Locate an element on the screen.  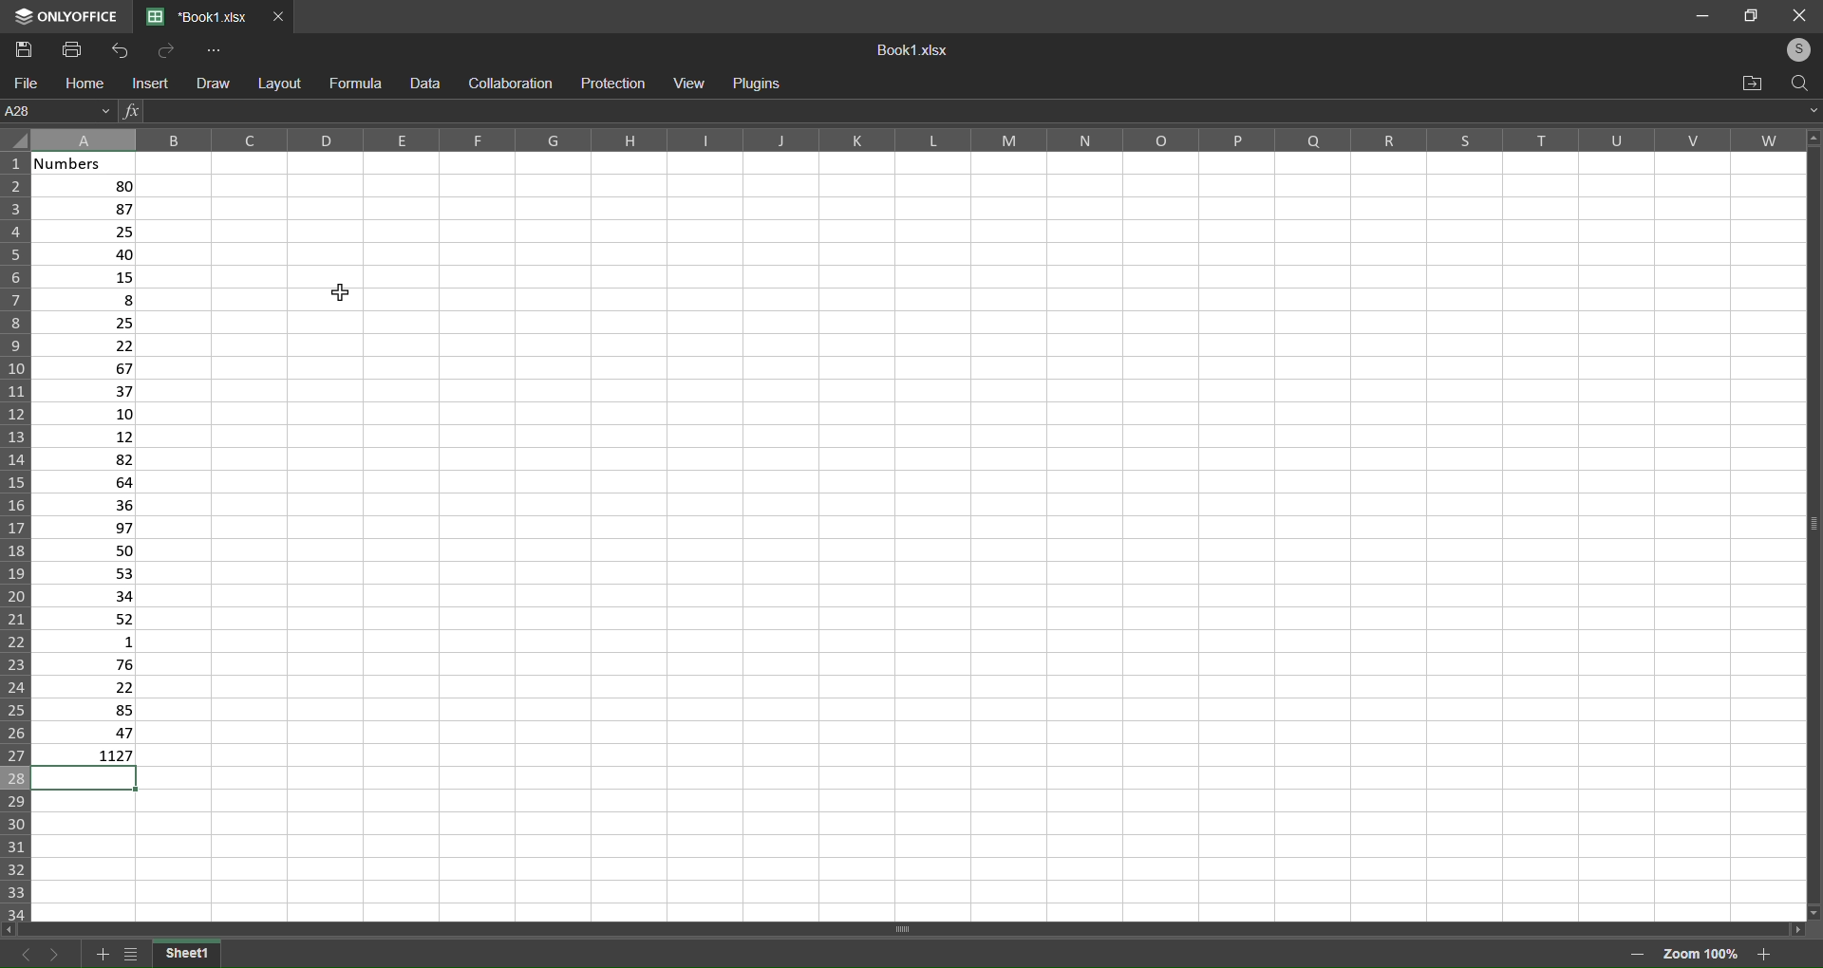
1127 is located at coordinates (86, 754).